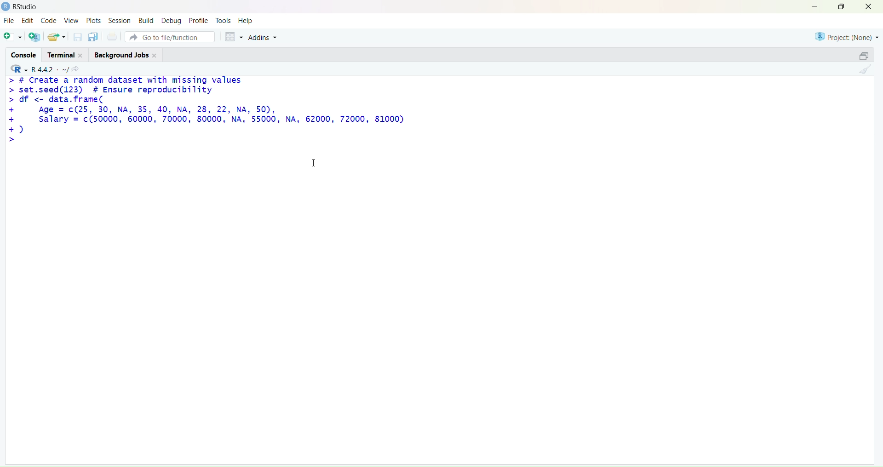 This screenshot has width=883, height=467. Describe the element at coordinates (48, 20) in the screenshot. I see `code` at that location.